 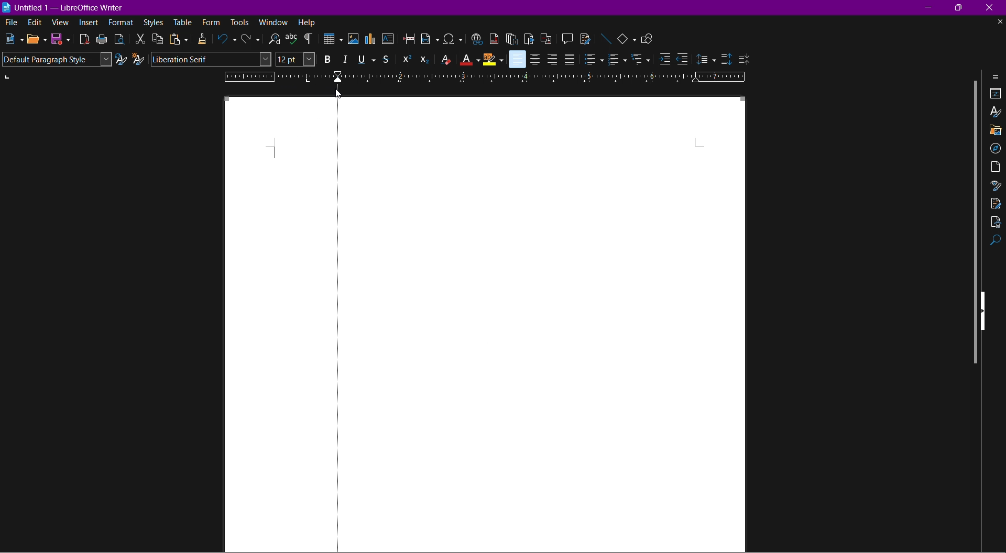 What do you see at coordinates (102, 39) in the screenshot?
I see `Print` at bounding box center [102, 39].